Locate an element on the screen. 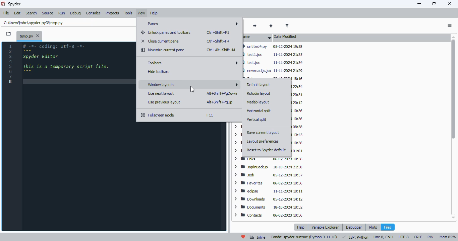  use next layout is located at coordinates (160, 94).